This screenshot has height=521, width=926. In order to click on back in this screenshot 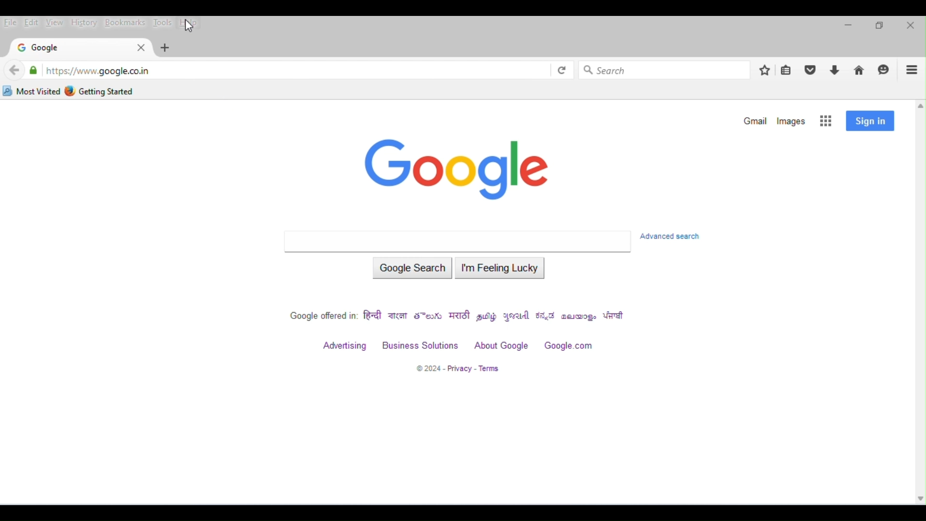, I will do `click(14, 70)`.